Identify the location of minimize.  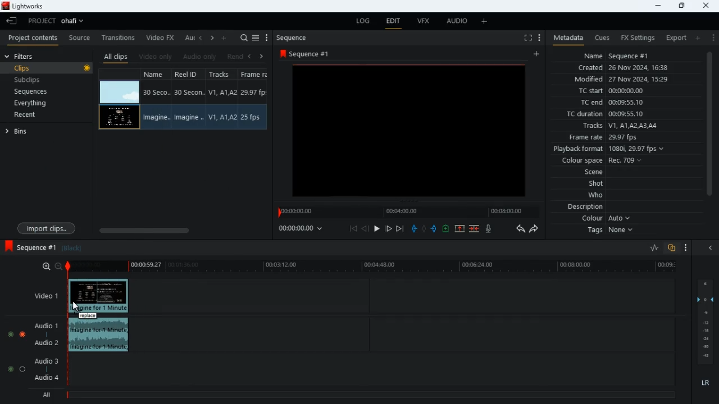
(656, 6).